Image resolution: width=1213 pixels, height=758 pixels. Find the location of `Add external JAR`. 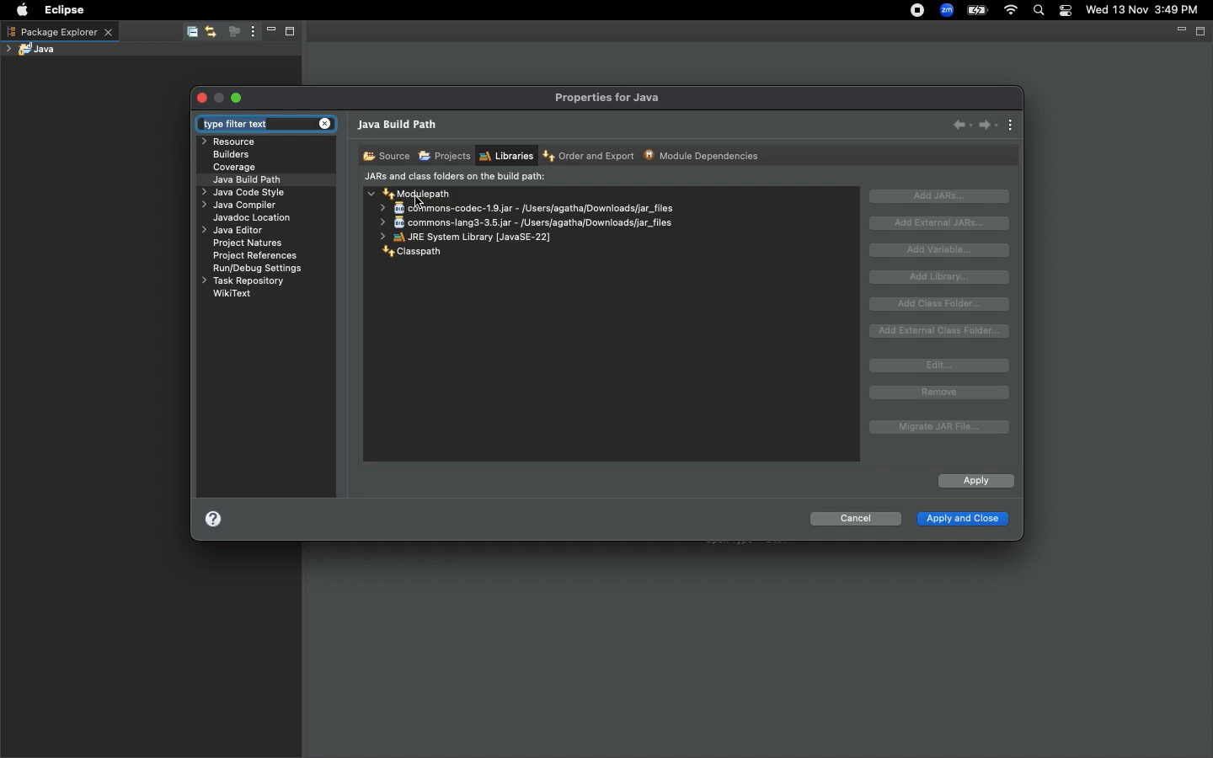

Add external JAR is located at coordinates (940, 222).